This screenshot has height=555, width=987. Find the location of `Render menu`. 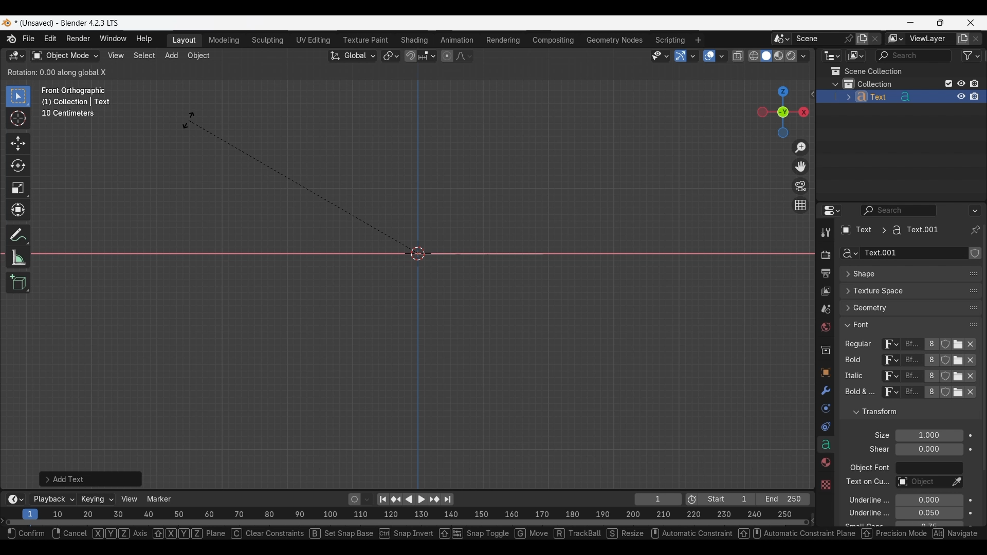

Render menu is located at coordinates (78, 39).